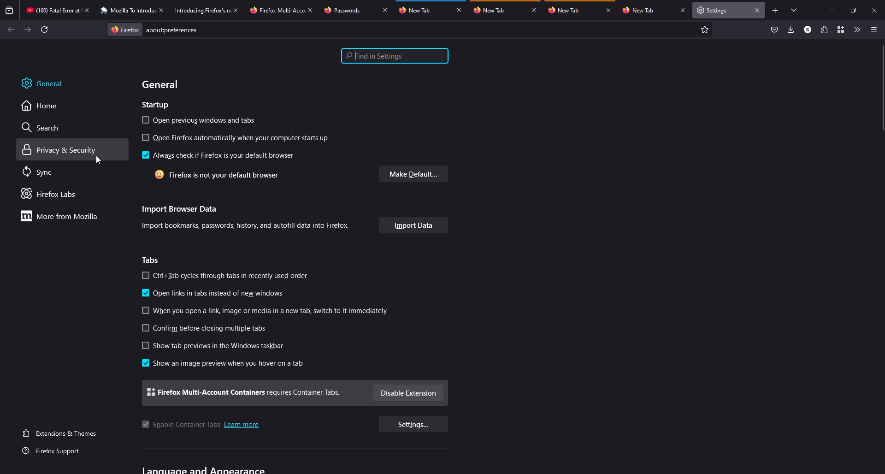 The image size is (885, 474). Describe the element at coordinates (153, 259) in the screenshot. I see `tabs` at that location.